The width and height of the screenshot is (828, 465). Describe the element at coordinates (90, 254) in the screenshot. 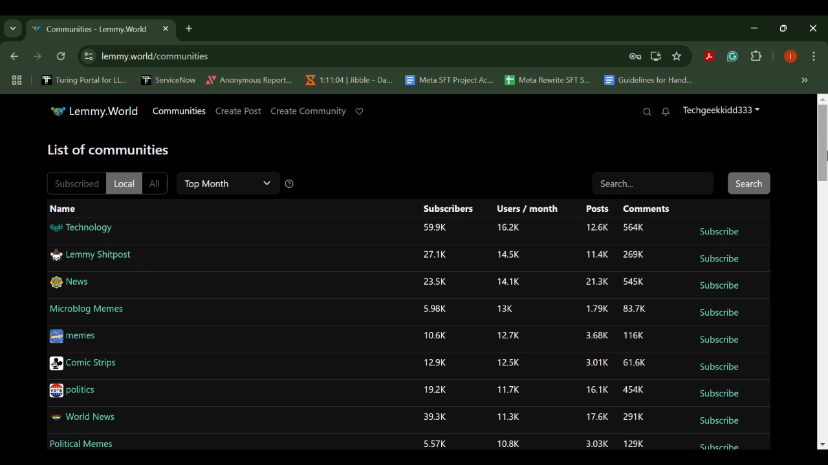

I see `Lemmy Shitpost` at that location.